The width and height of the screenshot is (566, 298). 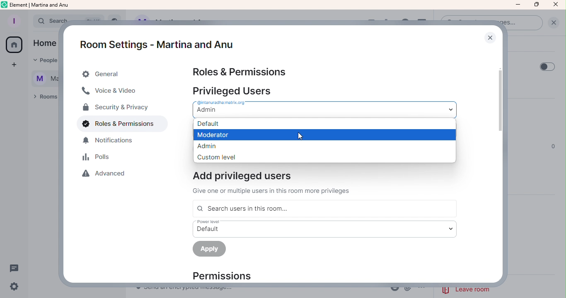 What do you see at coordinates (12, 65) in the screenshot?
I see `Create a space` at bounding box center [12, 65].